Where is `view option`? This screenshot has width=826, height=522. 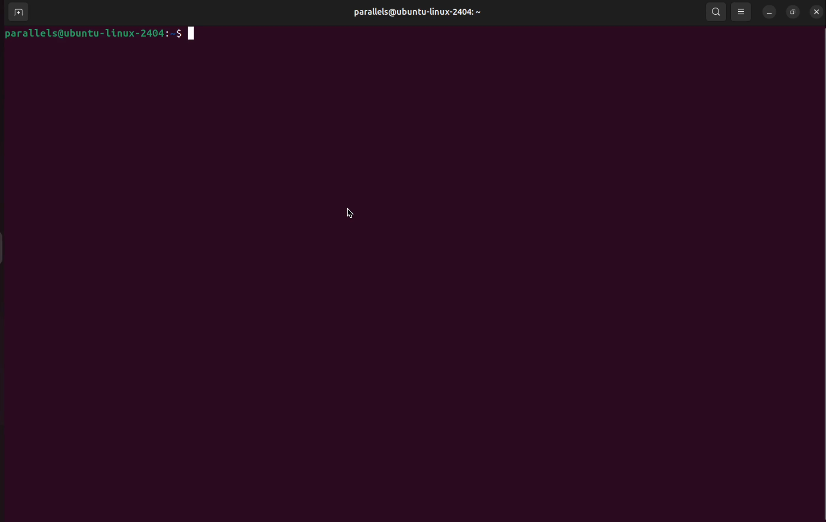
view option is located at coordinates (743, 11).